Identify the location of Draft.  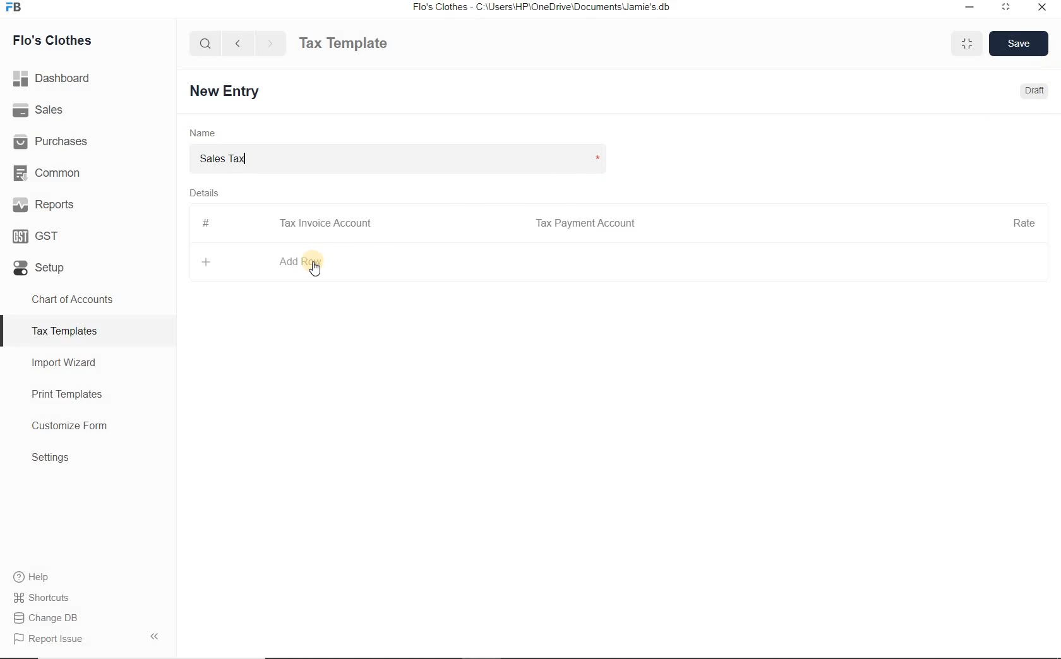
(1036, 90).